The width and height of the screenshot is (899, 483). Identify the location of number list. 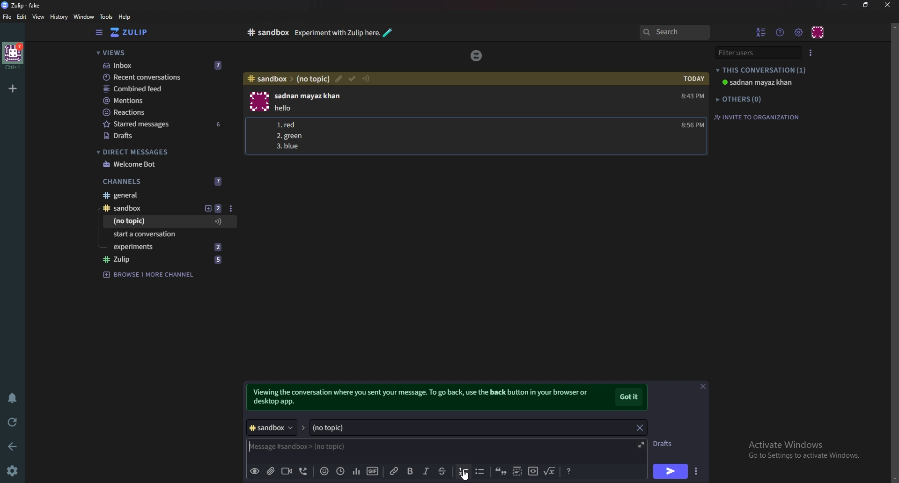
(464, 471).